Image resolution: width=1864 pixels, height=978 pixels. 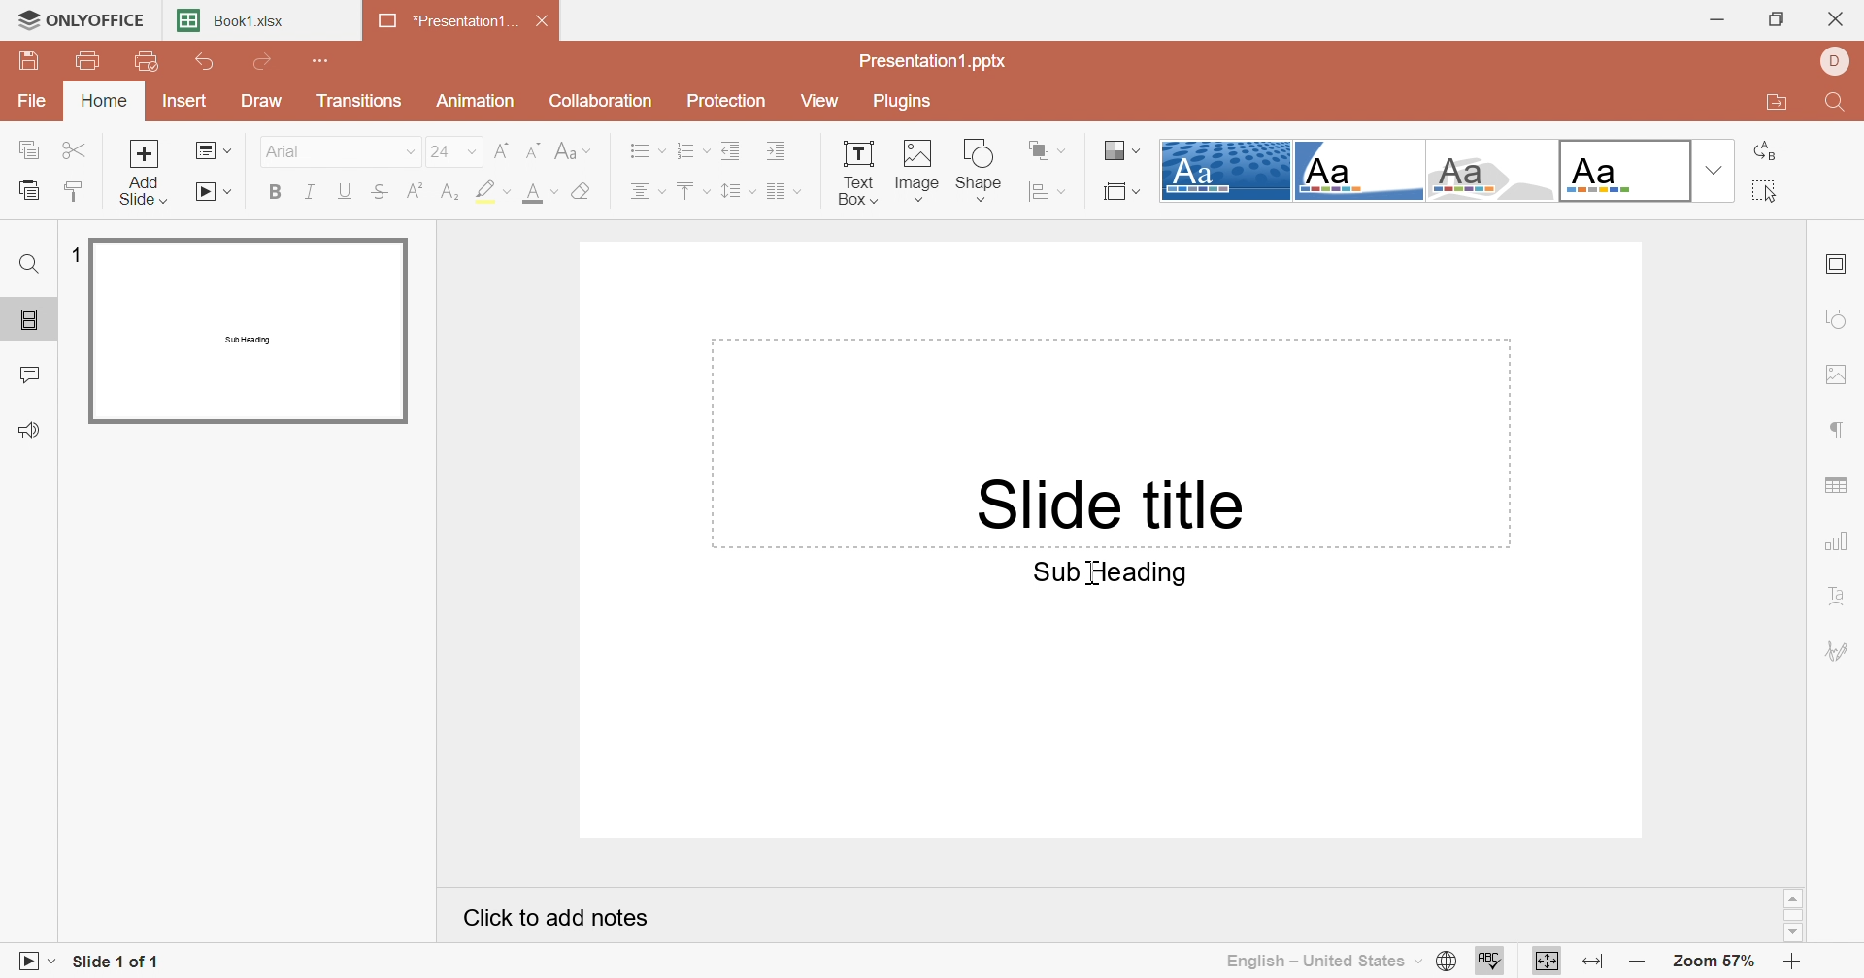 What do you see at coordinates (1845, 597) in the screenshot?
I see `Text Art settings` at bounding box center [1845, 597].